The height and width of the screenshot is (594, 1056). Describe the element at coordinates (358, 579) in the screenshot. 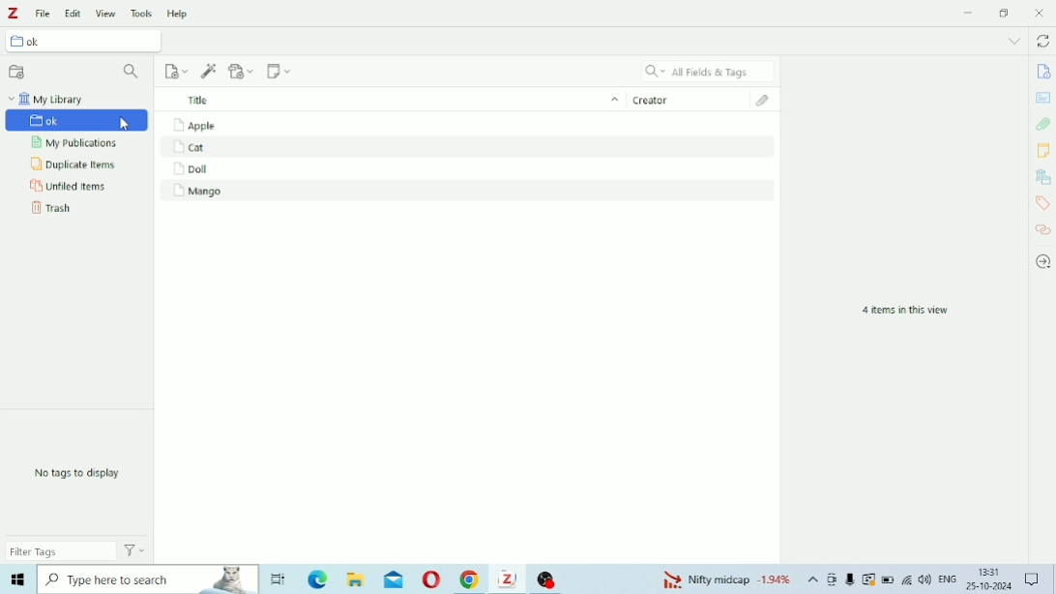

I see `File Explorer` at that location.